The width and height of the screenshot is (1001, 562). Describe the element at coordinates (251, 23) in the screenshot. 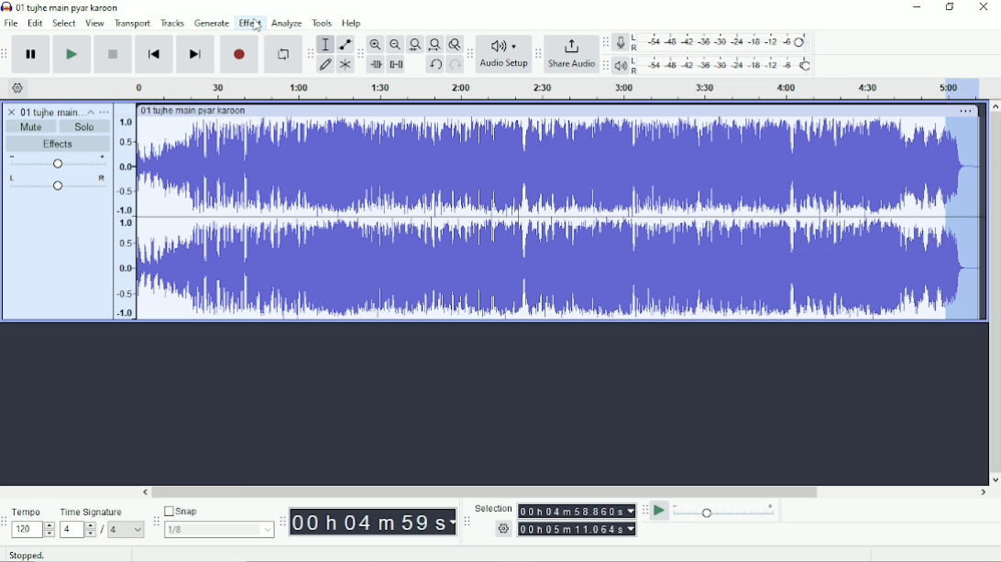

I see `Effect` at that location.